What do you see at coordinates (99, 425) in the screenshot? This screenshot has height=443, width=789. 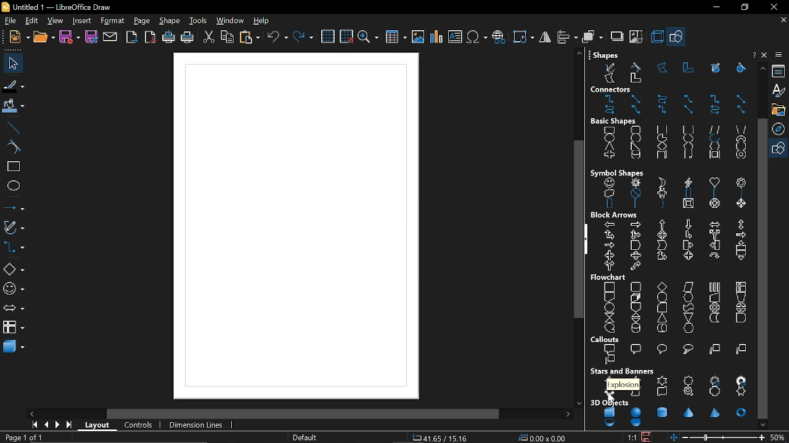 I see `Layout` at bounding box center [99, 425].